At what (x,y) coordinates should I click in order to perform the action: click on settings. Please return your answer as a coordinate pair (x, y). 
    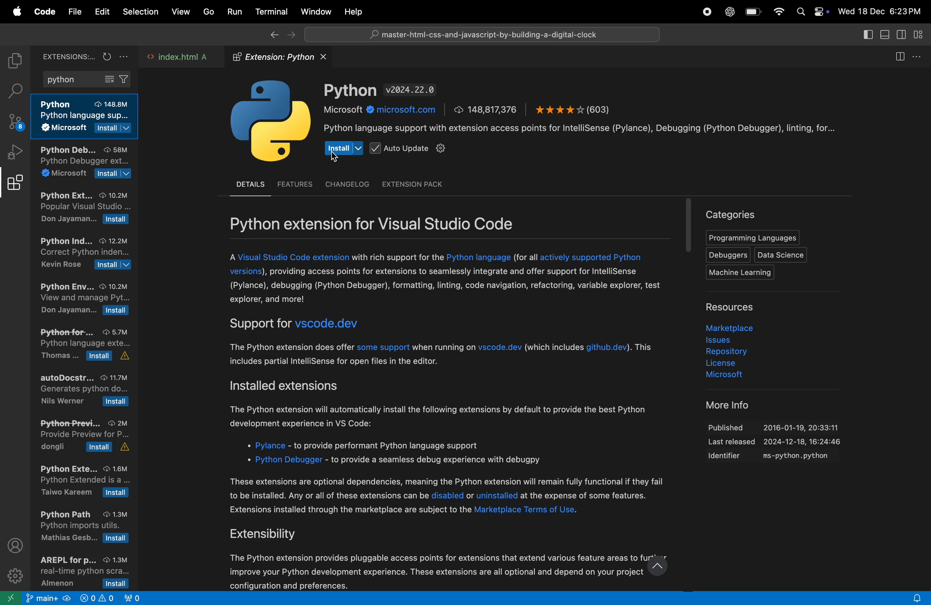
    Looking at the image, I should click on (16, 575).